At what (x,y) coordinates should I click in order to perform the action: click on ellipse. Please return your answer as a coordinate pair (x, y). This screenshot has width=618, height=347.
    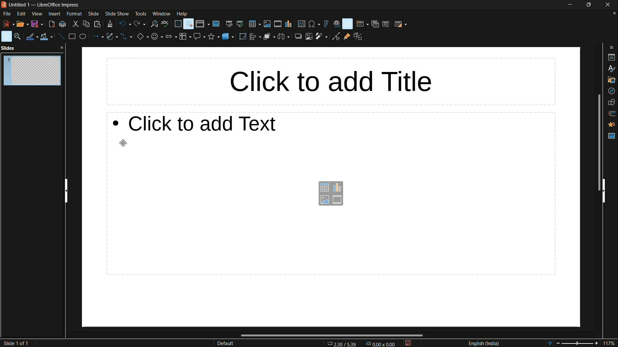
    Looking at the image, I should click on (82, 37).